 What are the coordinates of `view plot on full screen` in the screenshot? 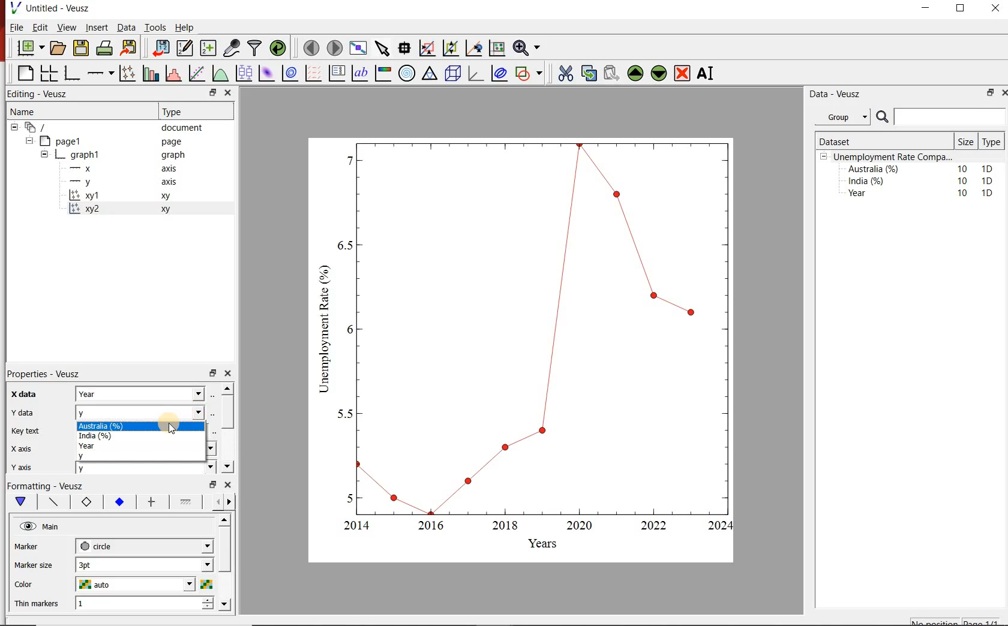 It's located at (359, 47).